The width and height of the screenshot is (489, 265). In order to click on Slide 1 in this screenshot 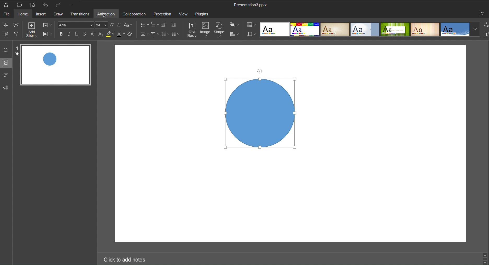, I will do `click(56, 66)`.